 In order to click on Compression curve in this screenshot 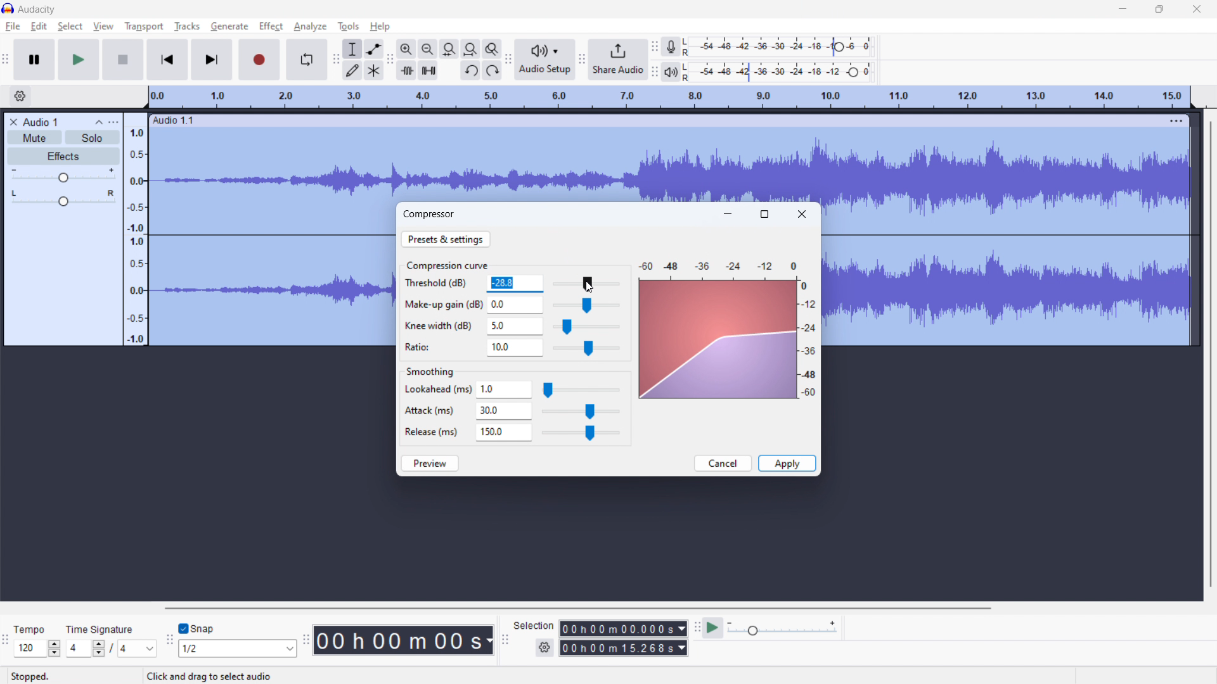, I will do `click(447, 265)`.